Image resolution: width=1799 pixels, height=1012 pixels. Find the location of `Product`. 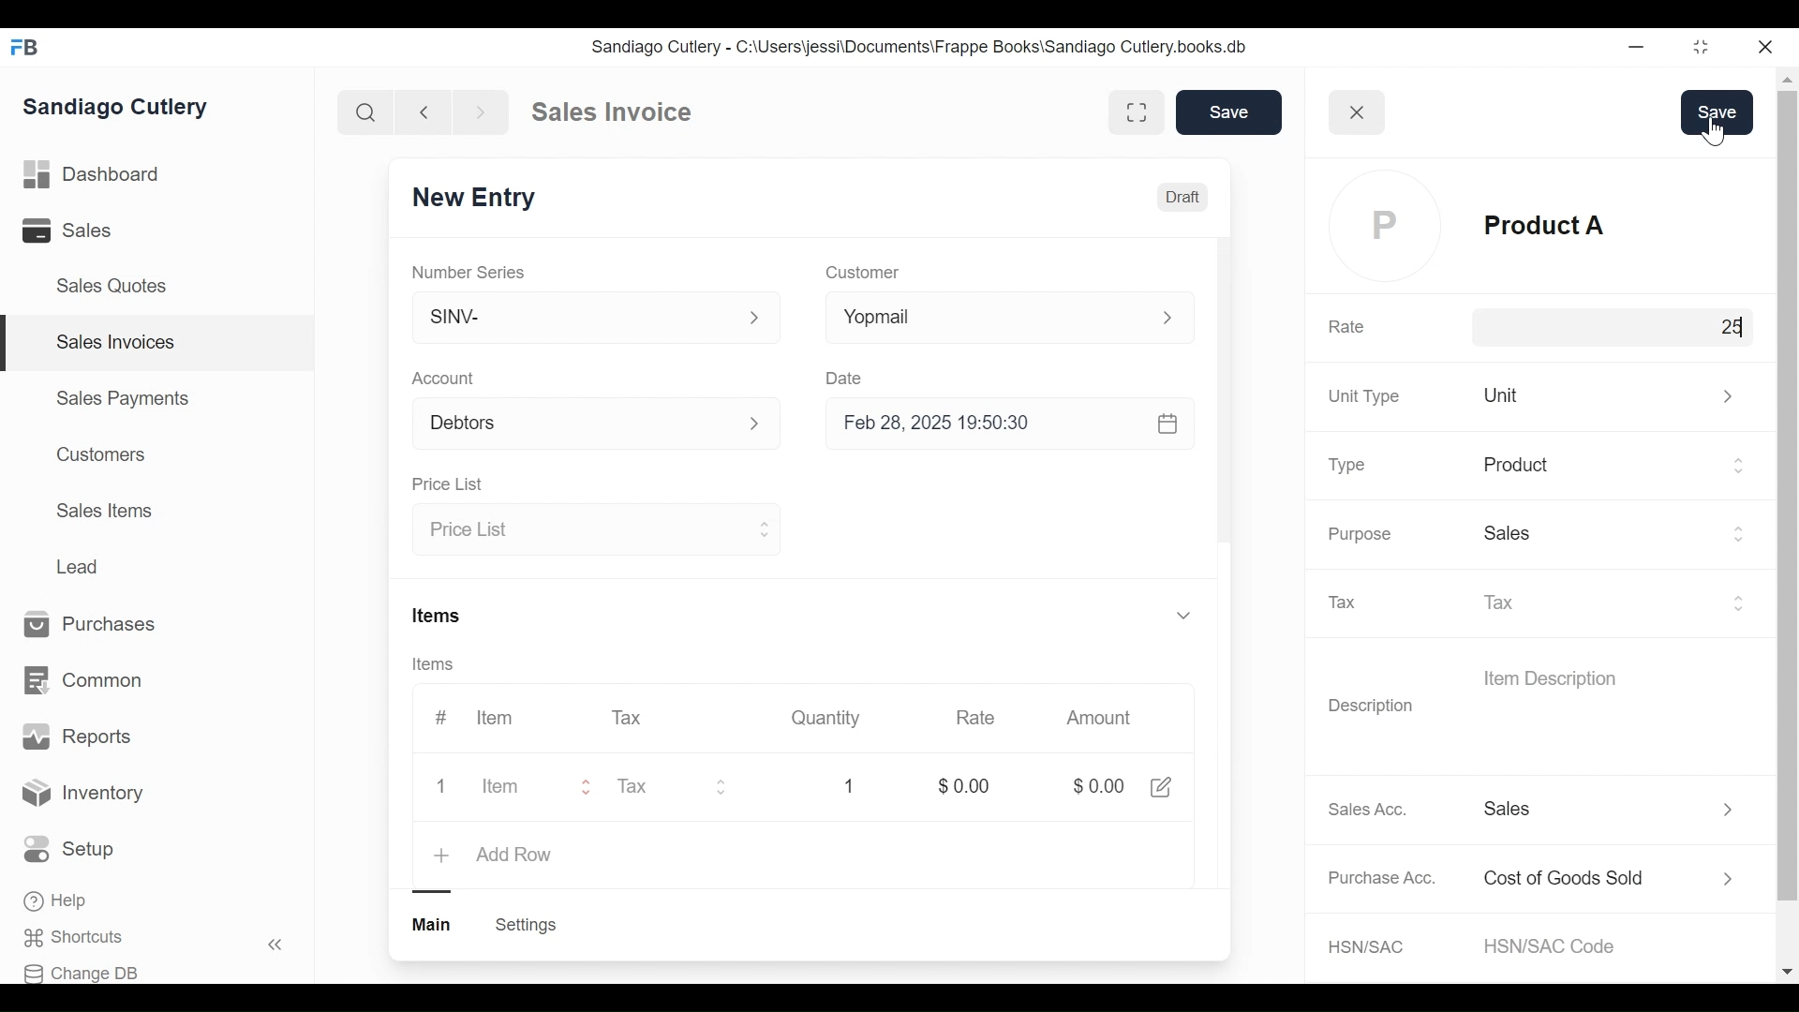

Product is located at coordinates (1616, 468).